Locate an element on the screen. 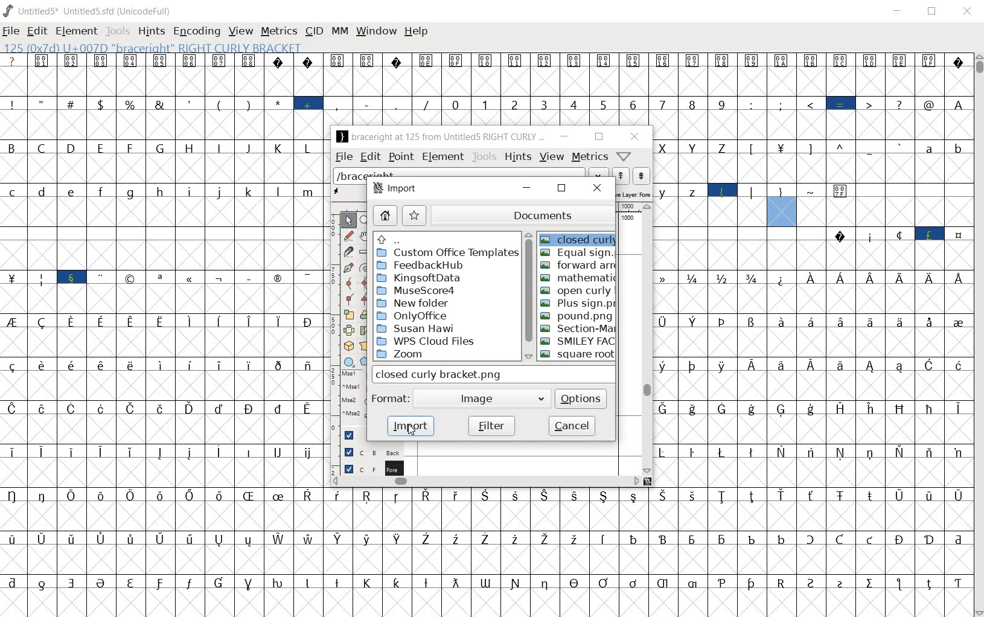  glyph characters is located at coordinates (647, 552).